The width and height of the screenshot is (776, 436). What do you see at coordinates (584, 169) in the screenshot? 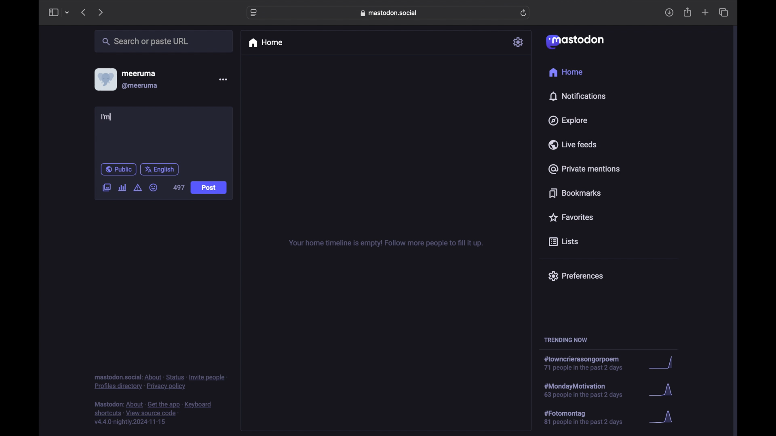
I see `private mentions` at bounding box center [584, 169].